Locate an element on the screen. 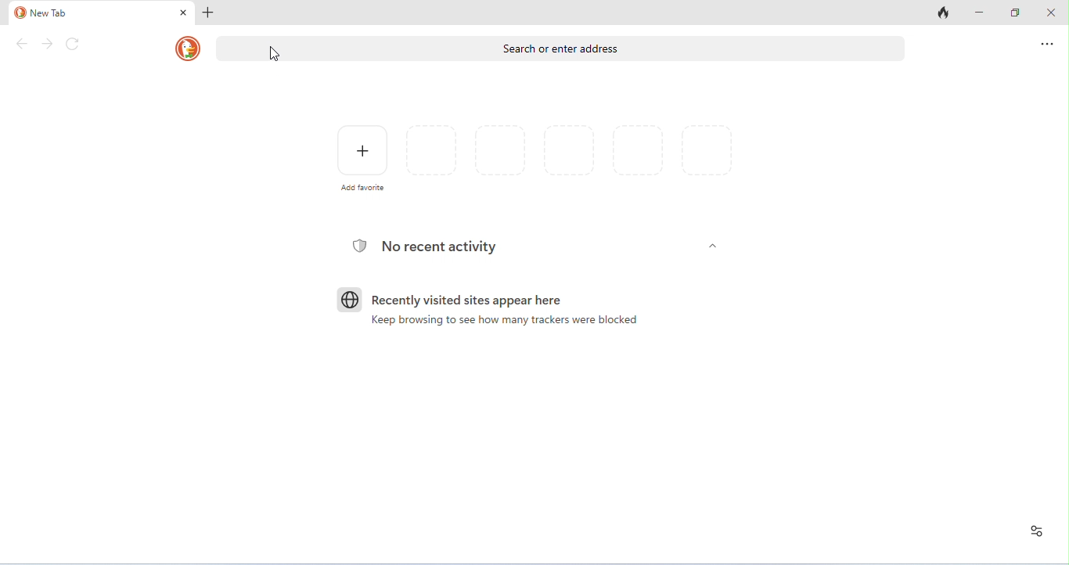 The image size is (1069, 565). send feedback and more is located at coordinates (1047, 44).